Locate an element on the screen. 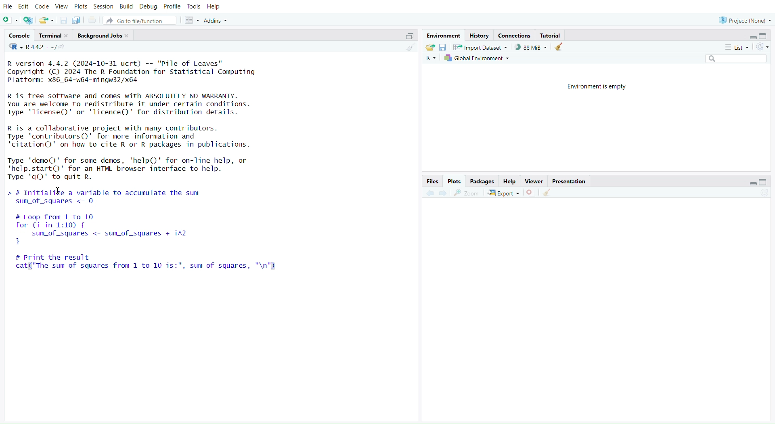  print current file is located at coordinates (94, 20).